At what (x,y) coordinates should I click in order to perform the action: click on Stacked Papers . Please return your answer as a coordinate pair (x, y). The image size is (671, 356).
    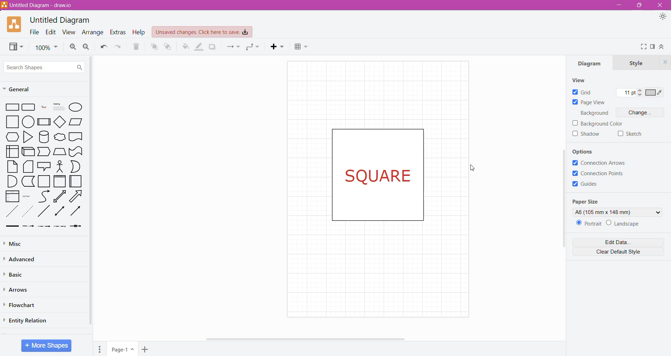
    Looking at the image, I should click on (28, 166).